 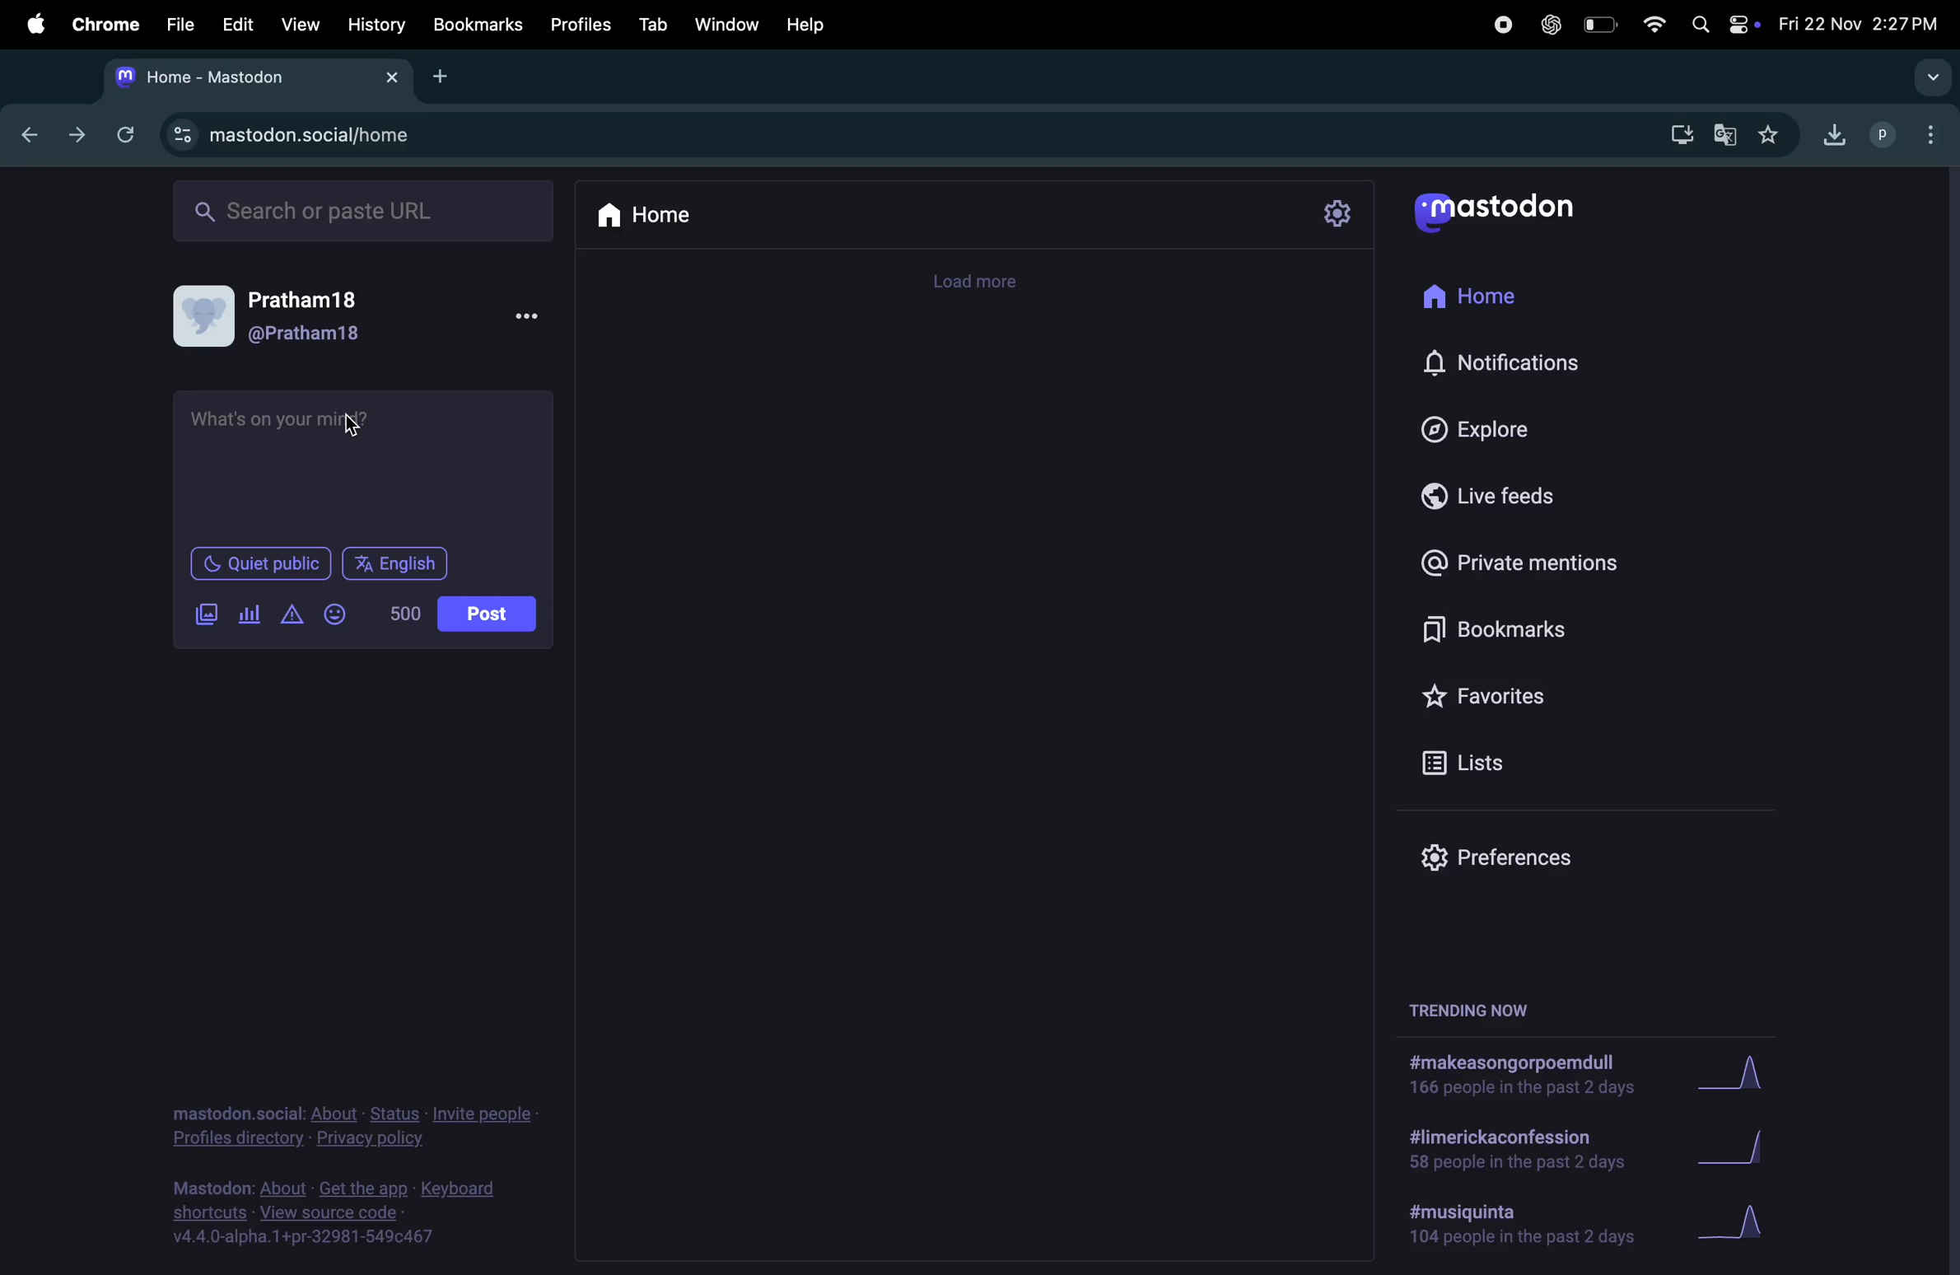 What do you see at coordinates (353, 1128) in the screenshot?
I see `privacy an policy` at bounding box center [353, 1128].